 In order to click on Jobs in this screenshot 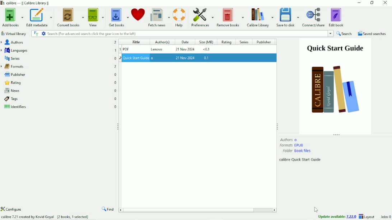, I will do `click(385, 217)`.